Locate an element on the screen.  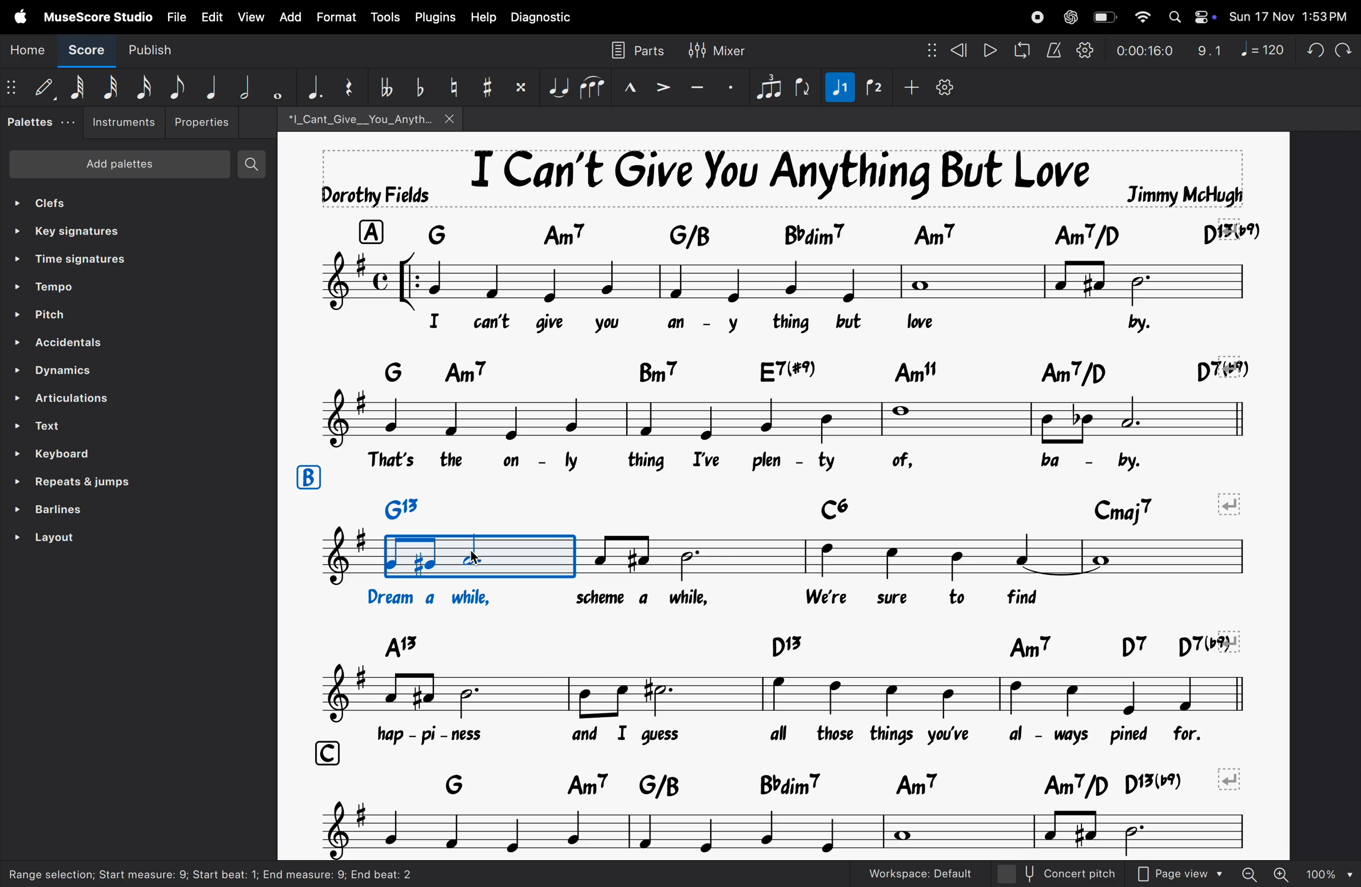
Edit is located at coordinates (212, 16).